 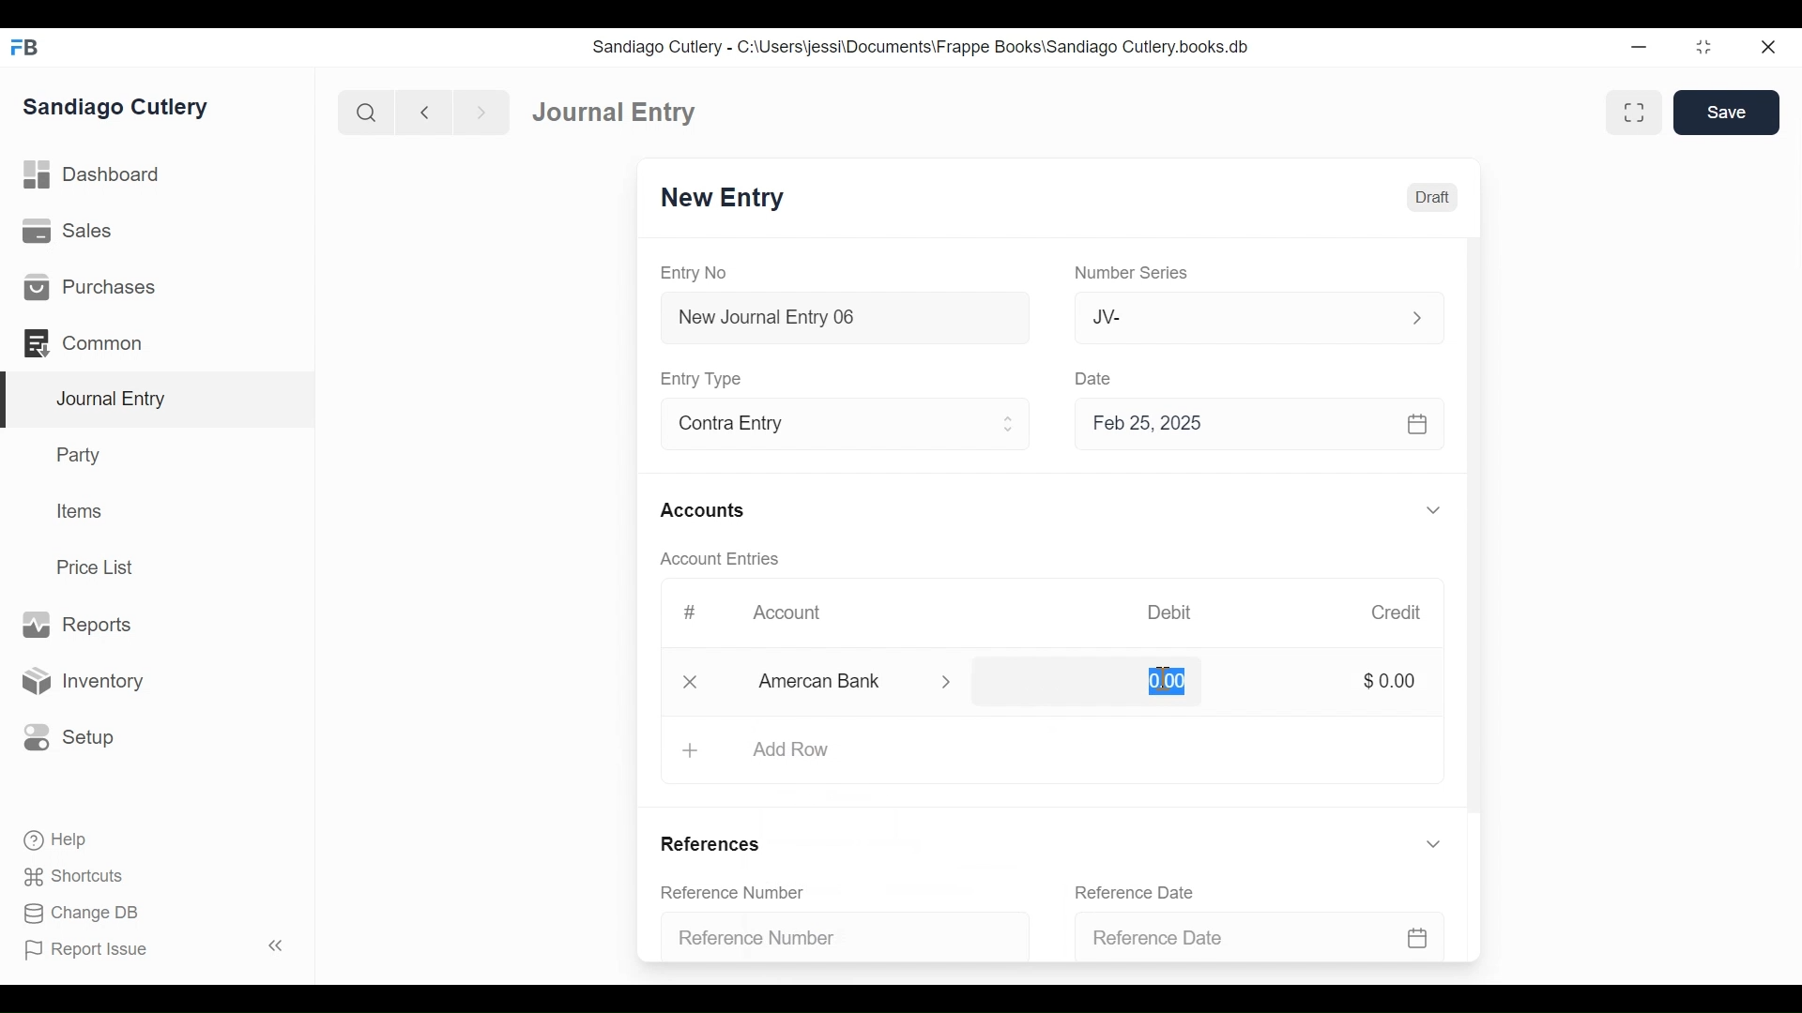 What do you see at coordinates (743, 894) in the screenshot?
I see `Reference Number` at bounding box center [743, 894].